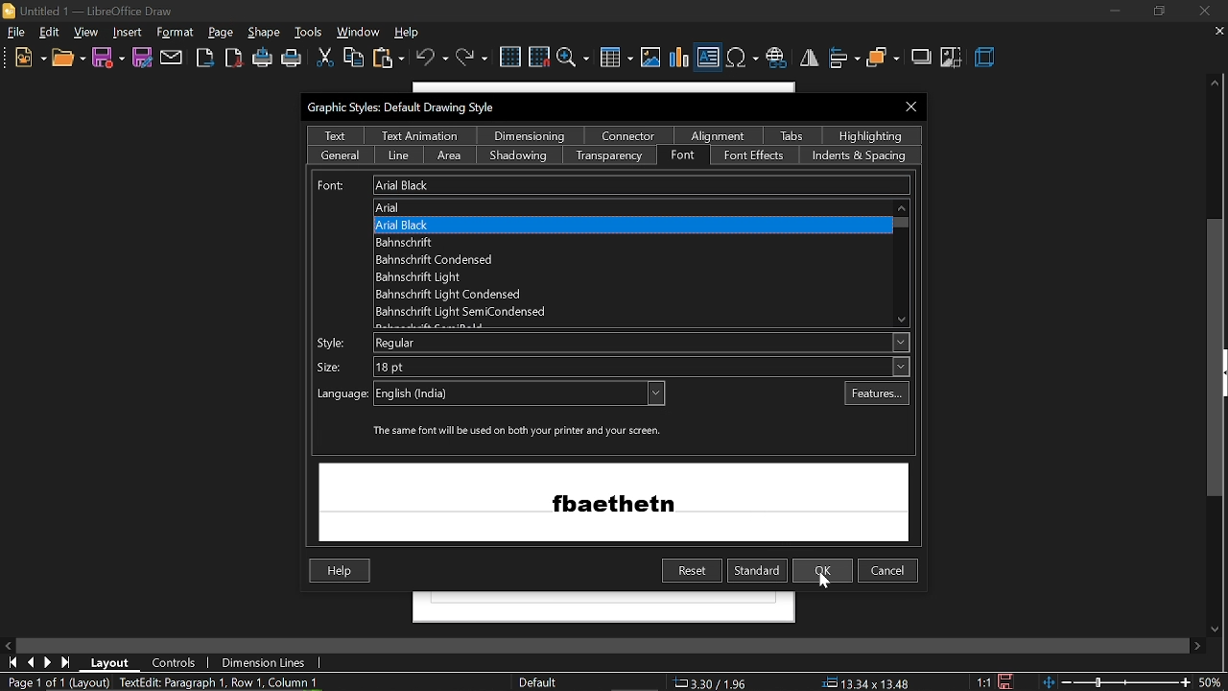 This screenshot has height=691, width=1228. Describe the element at coordinates (884, 60) in the screenshot. I see `arrange` at that location.